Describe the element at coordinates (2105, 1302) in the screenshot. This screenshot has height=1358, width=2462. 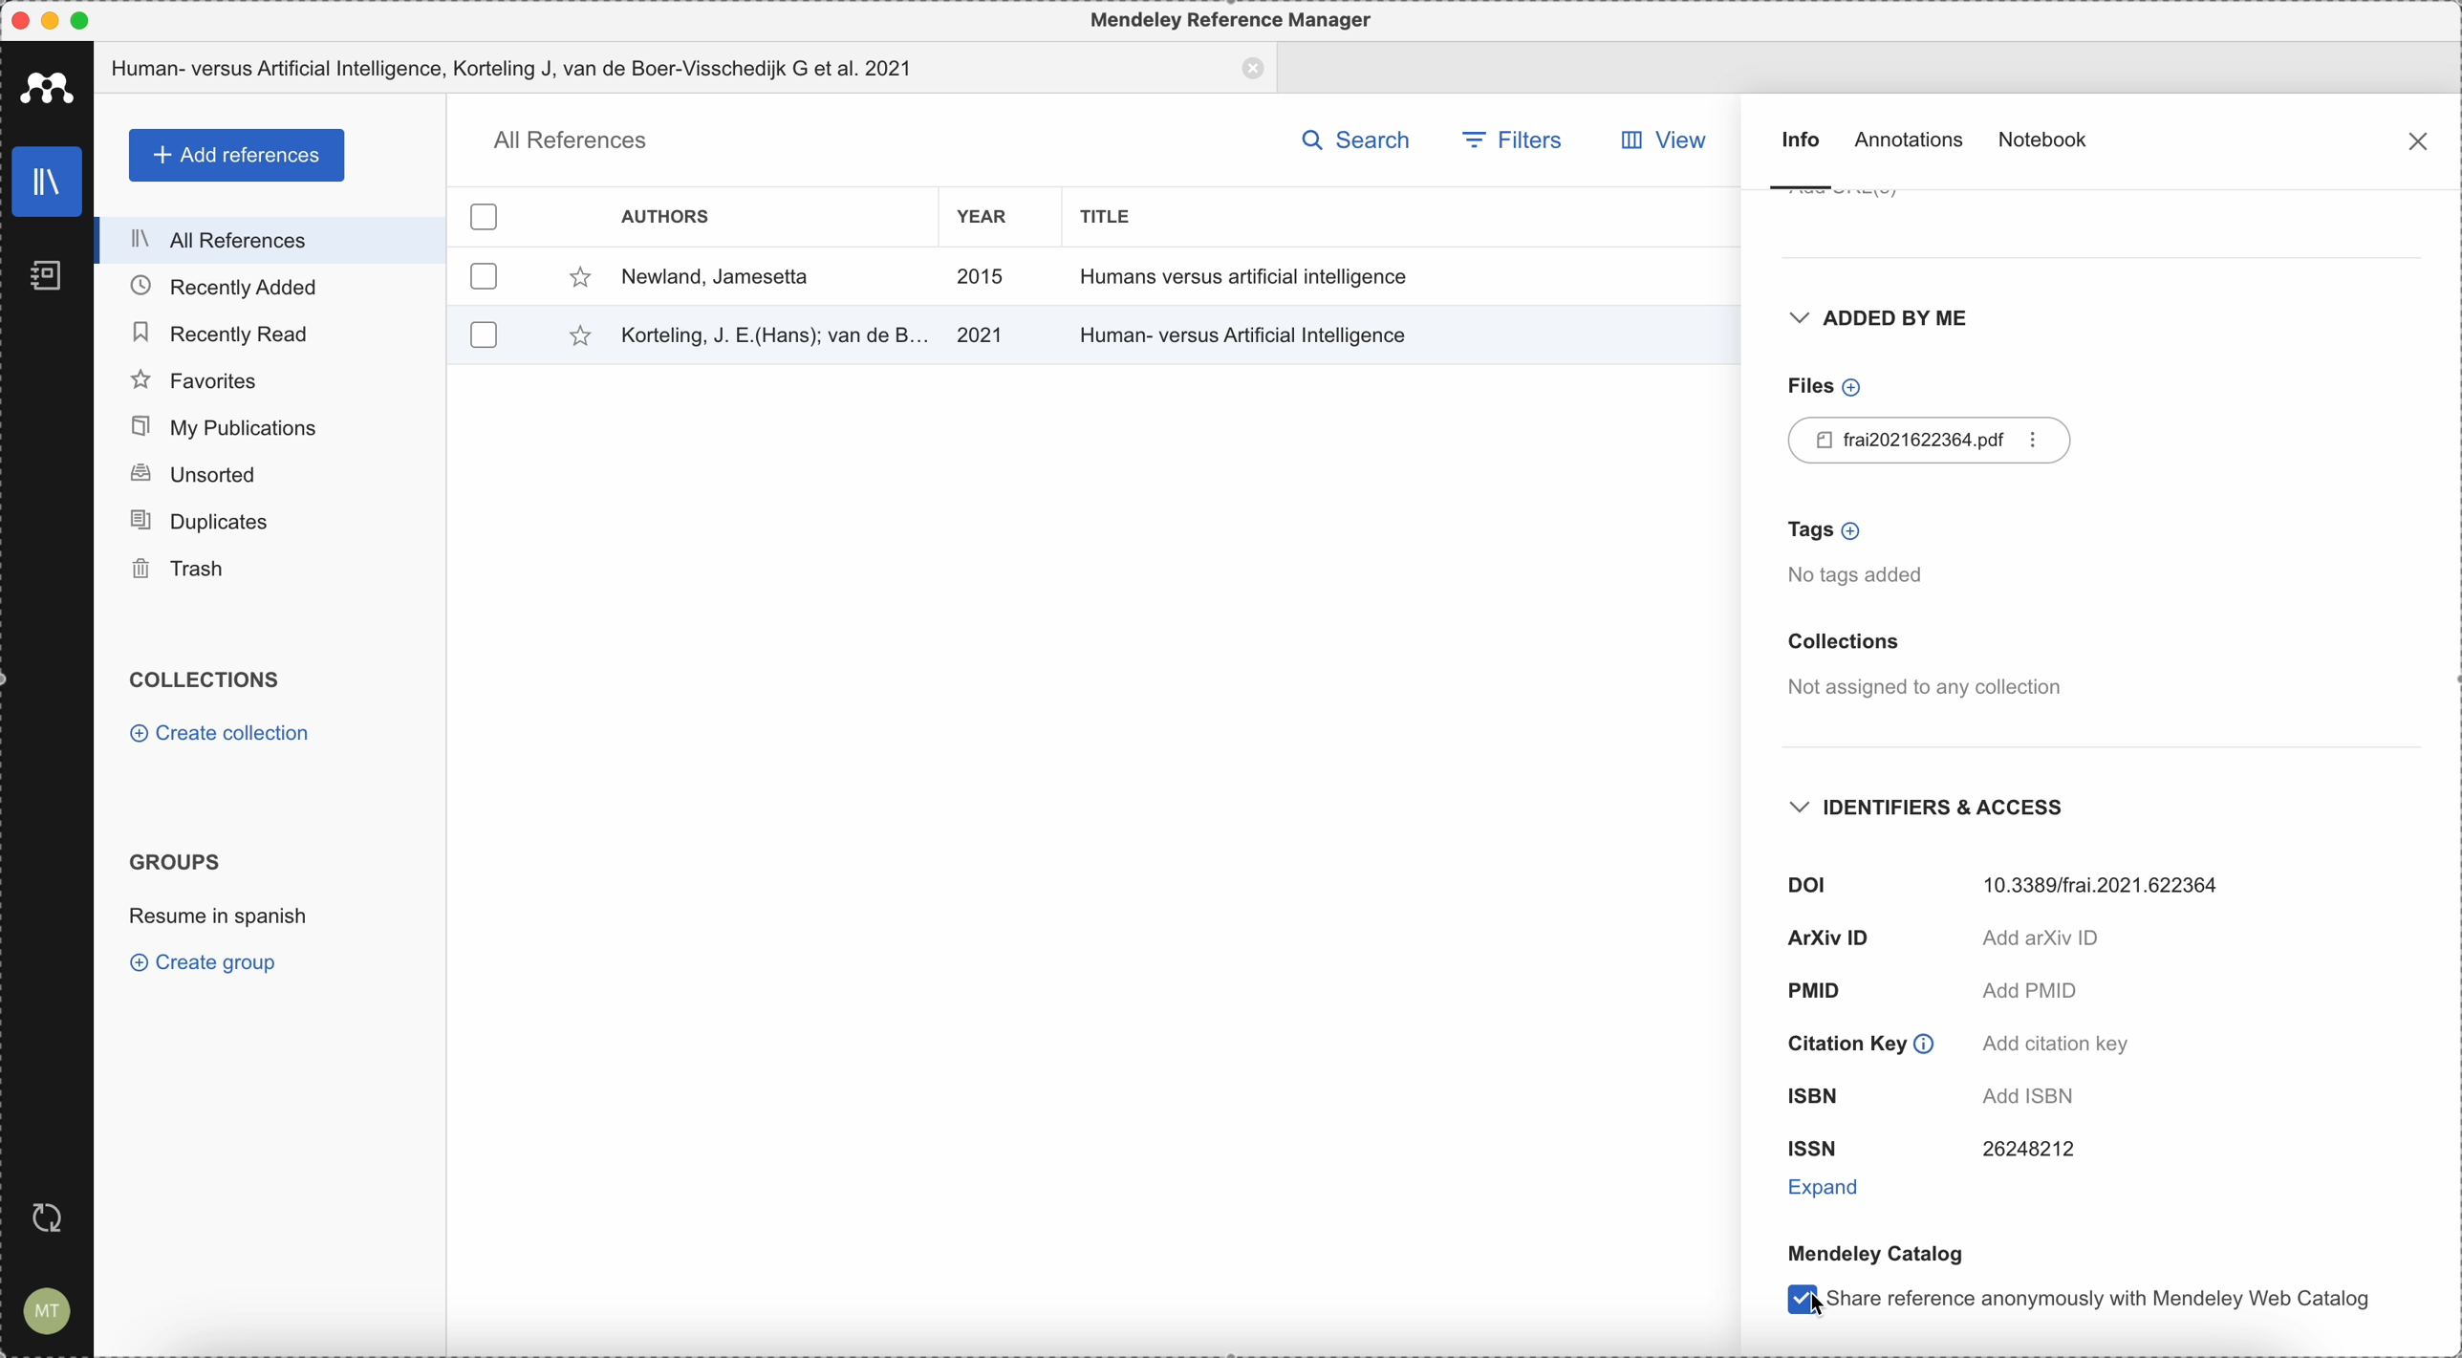
I see `share reference anonymously` at that location.